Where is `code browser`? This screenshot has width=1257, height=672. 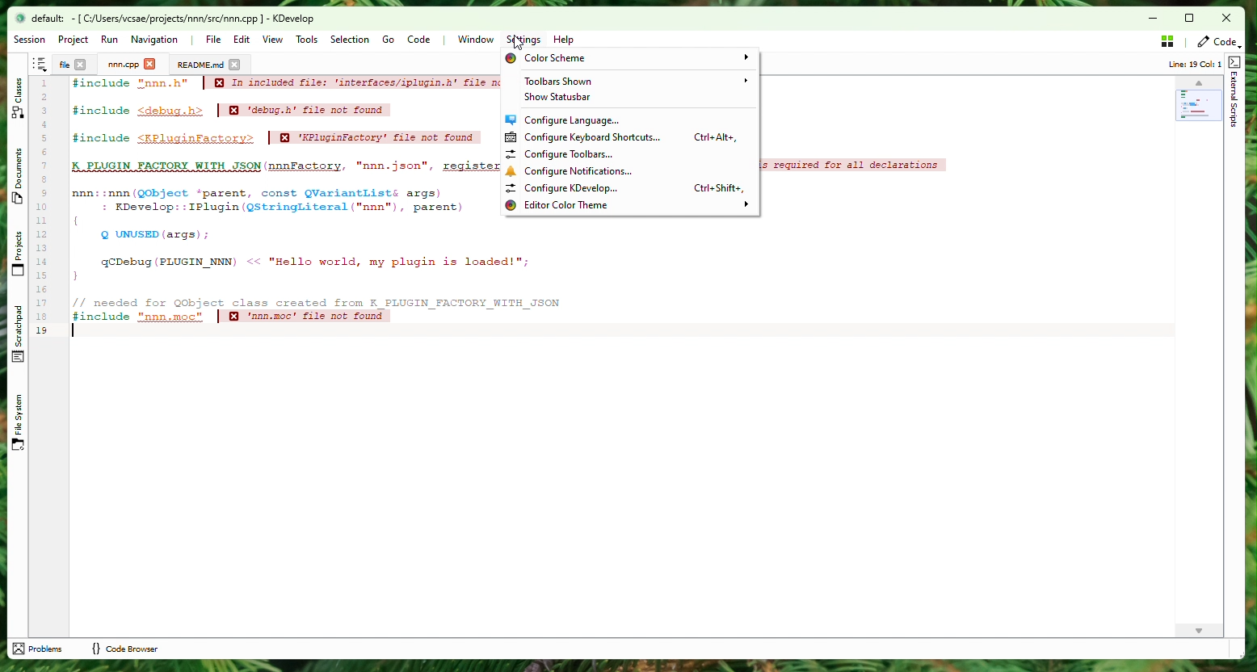 code browser is located at coordinates (128, 650).